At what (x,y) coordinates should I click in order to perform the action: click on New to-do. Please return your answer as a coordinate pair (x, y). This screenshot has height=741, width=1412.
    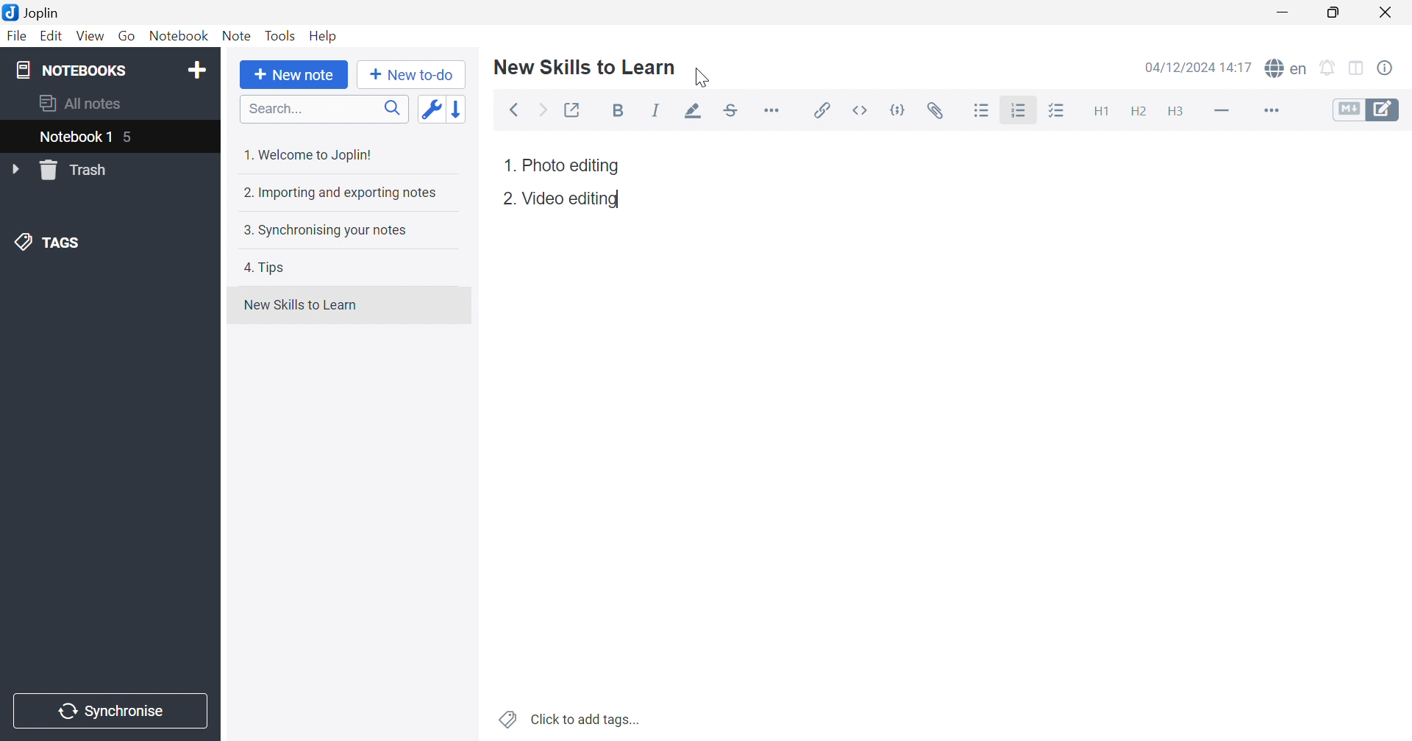
    Looking at the image, I should click on (410, 75).